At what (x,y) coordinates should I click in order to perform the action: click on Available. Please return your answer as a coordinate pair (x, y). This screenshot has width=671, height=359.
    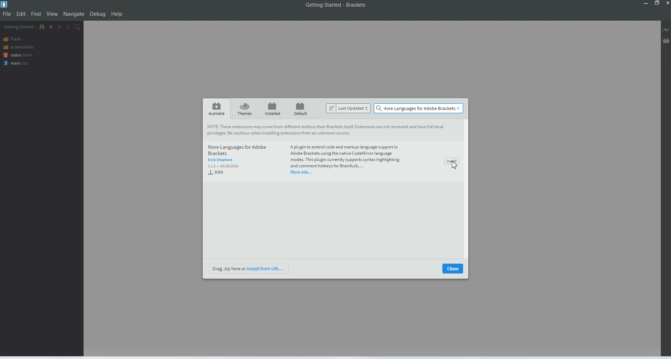
    Looking at the image, I should click on (217, 109).